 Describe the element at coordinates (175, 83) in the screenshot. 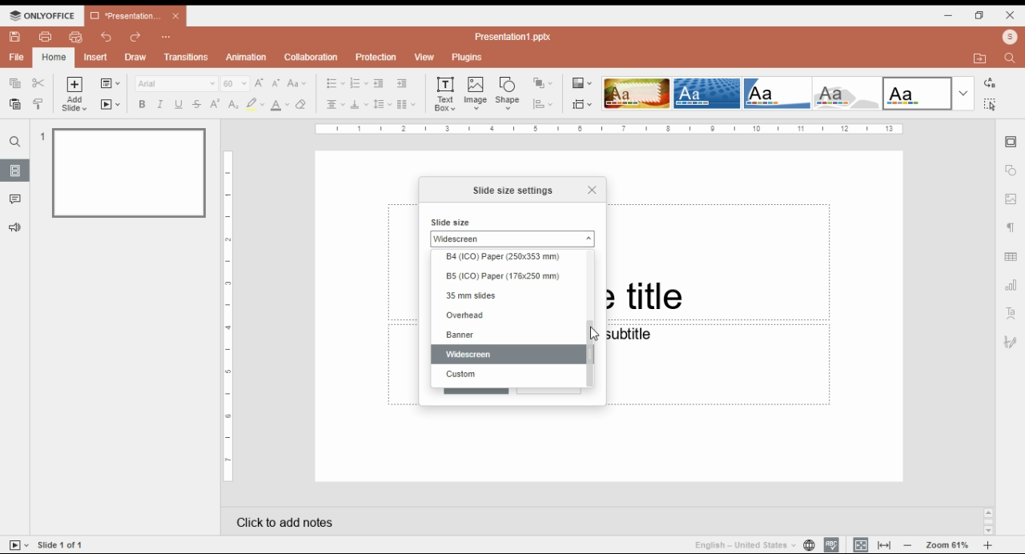

I see `Arial` at that location.